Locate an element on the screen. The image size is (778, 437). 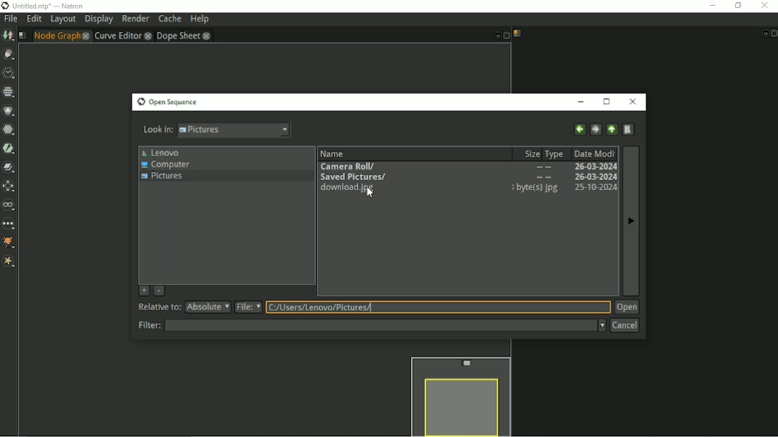
Go forward is located at coordinates (595, 130).